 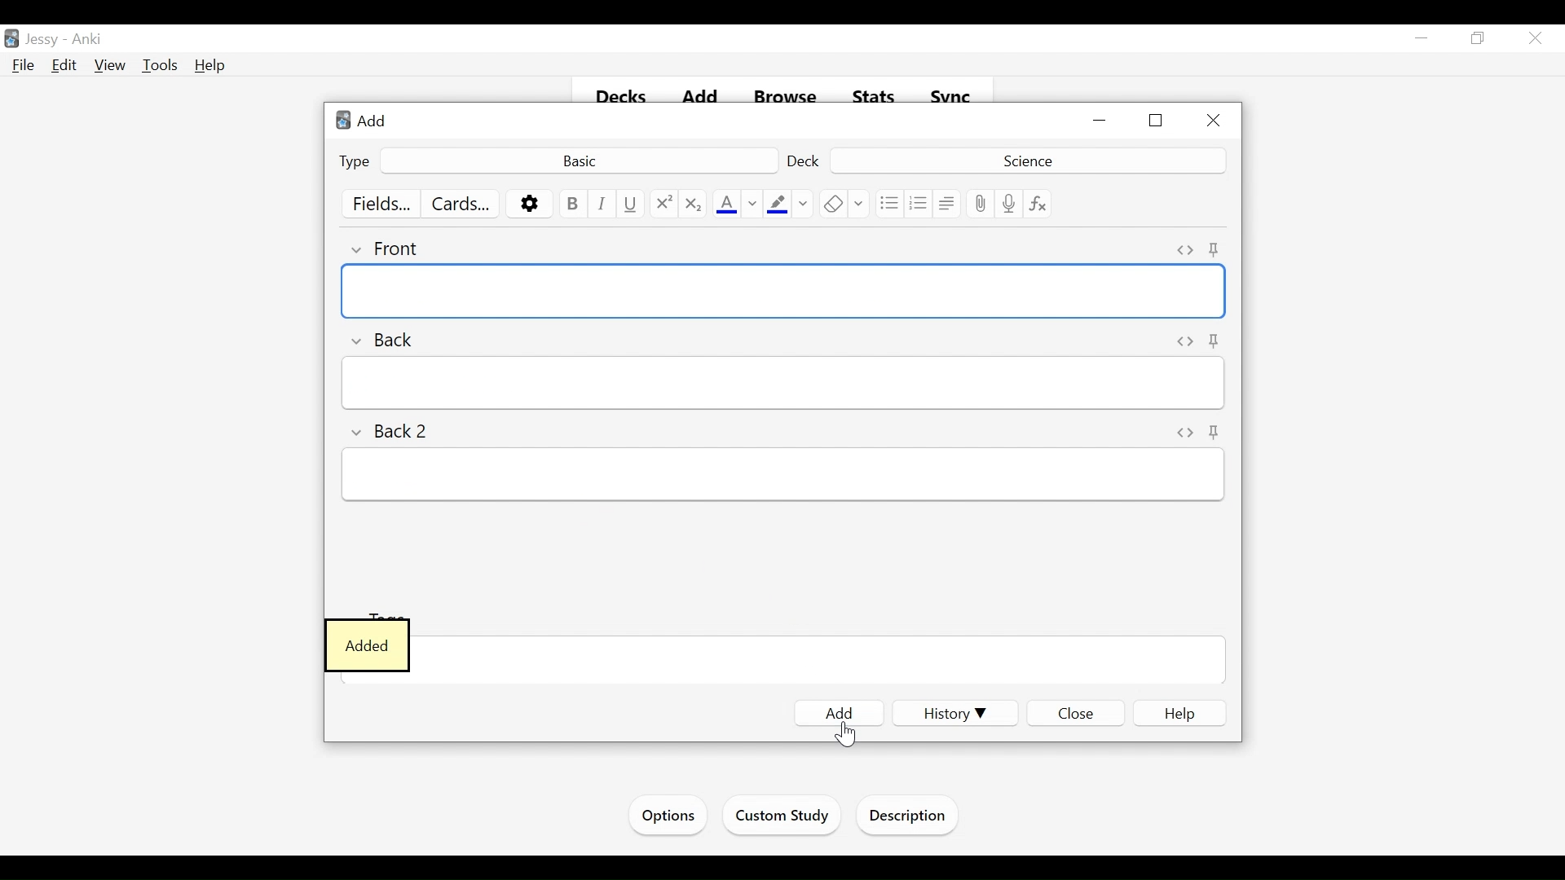 What do you see at coordinates (1038, 204) in the screenshot?
I see `Equation` at bounding box center [1038, 204].